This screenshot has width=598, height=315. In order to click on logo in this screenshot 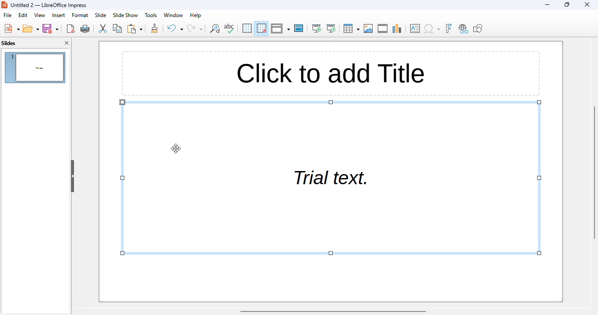, I will do `click(4, 5)`.